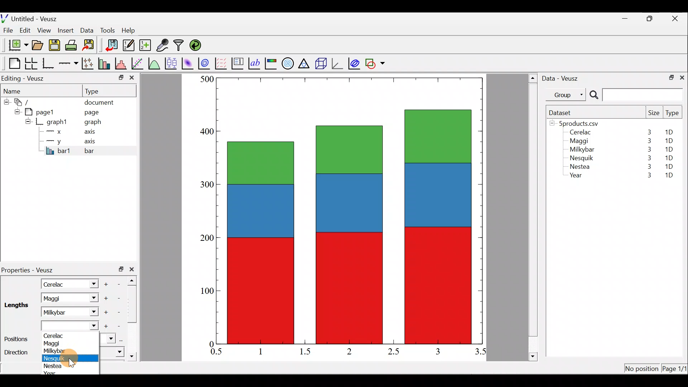  Describe the element at coordinates (307, 352) in the screenshot. I see `1.5` at that location.